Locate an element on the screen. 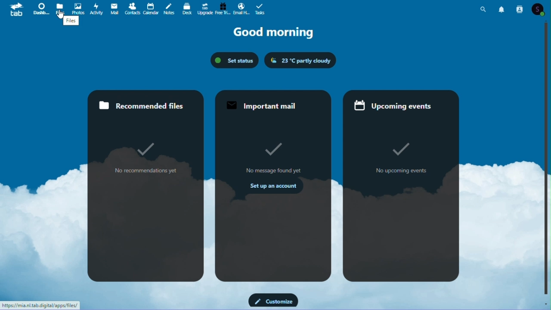 This screenshot has height=310, width=551. Activity is located at coordinates (97, 8).